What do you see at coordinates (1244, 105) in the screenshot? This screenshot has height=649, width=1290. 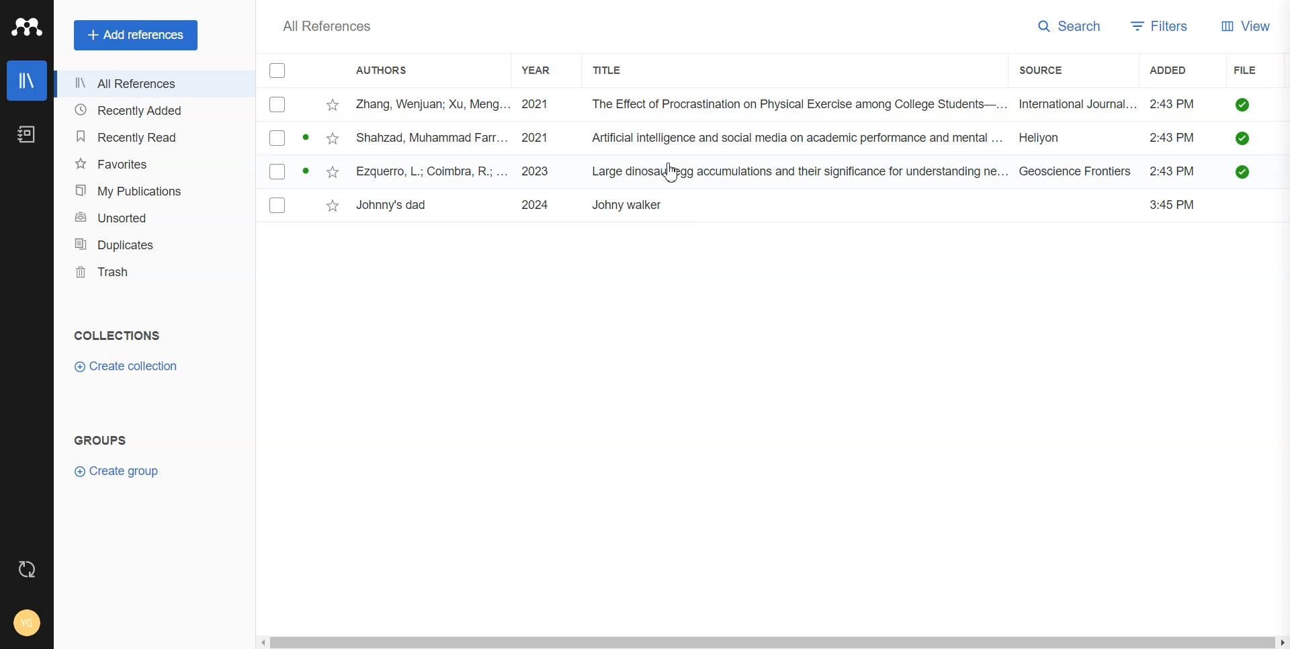 I see `Check` at bounding box center [1244, 105].